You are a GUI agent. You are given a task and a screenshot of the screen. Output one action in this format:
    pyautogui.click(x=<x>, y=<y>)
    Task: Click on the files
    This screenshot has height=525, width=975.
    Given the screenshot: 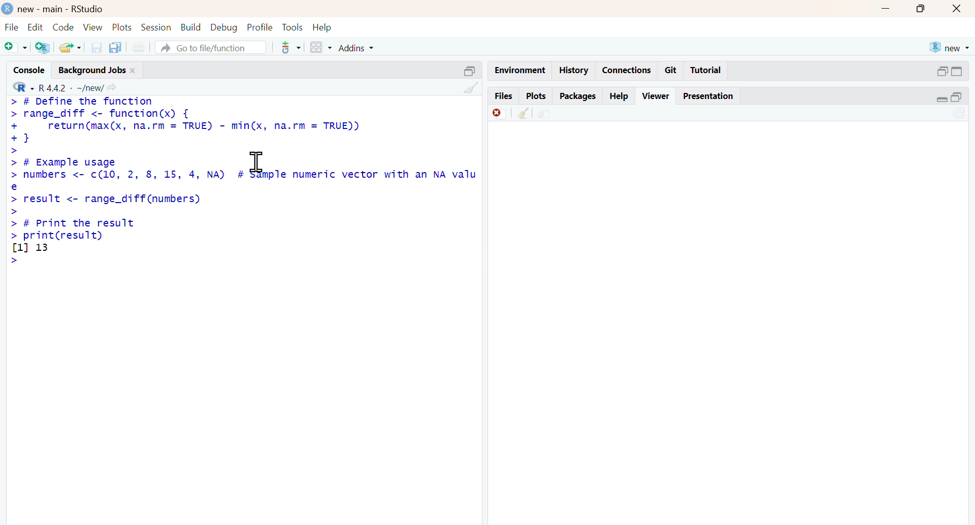 What is the action you would take?
    pyautogui.click(x=503, y=96)
    